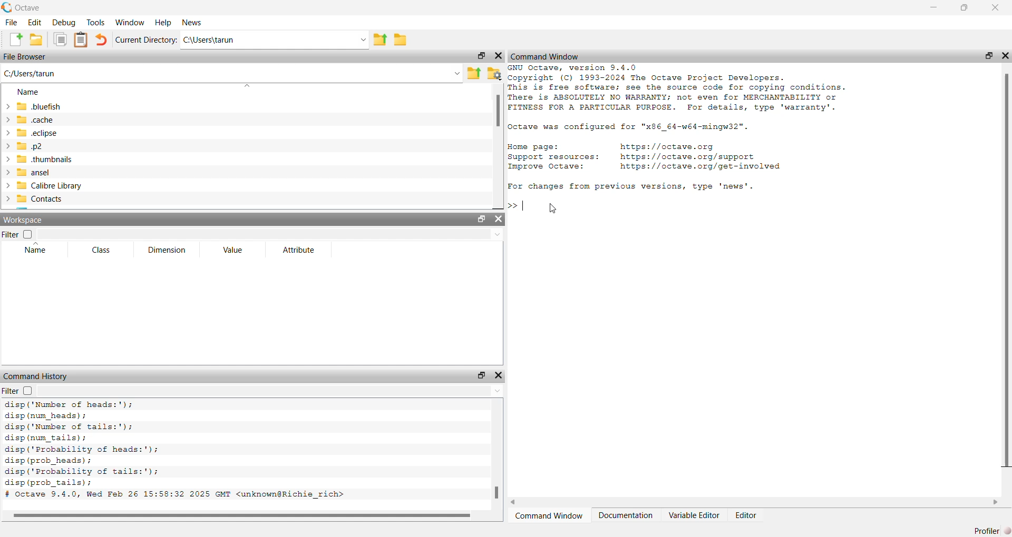 This screenshot has width=1012, height=537. Describe the element at coordinates (498, 55) in the screenshot. I see `Hide Widget` at that location.